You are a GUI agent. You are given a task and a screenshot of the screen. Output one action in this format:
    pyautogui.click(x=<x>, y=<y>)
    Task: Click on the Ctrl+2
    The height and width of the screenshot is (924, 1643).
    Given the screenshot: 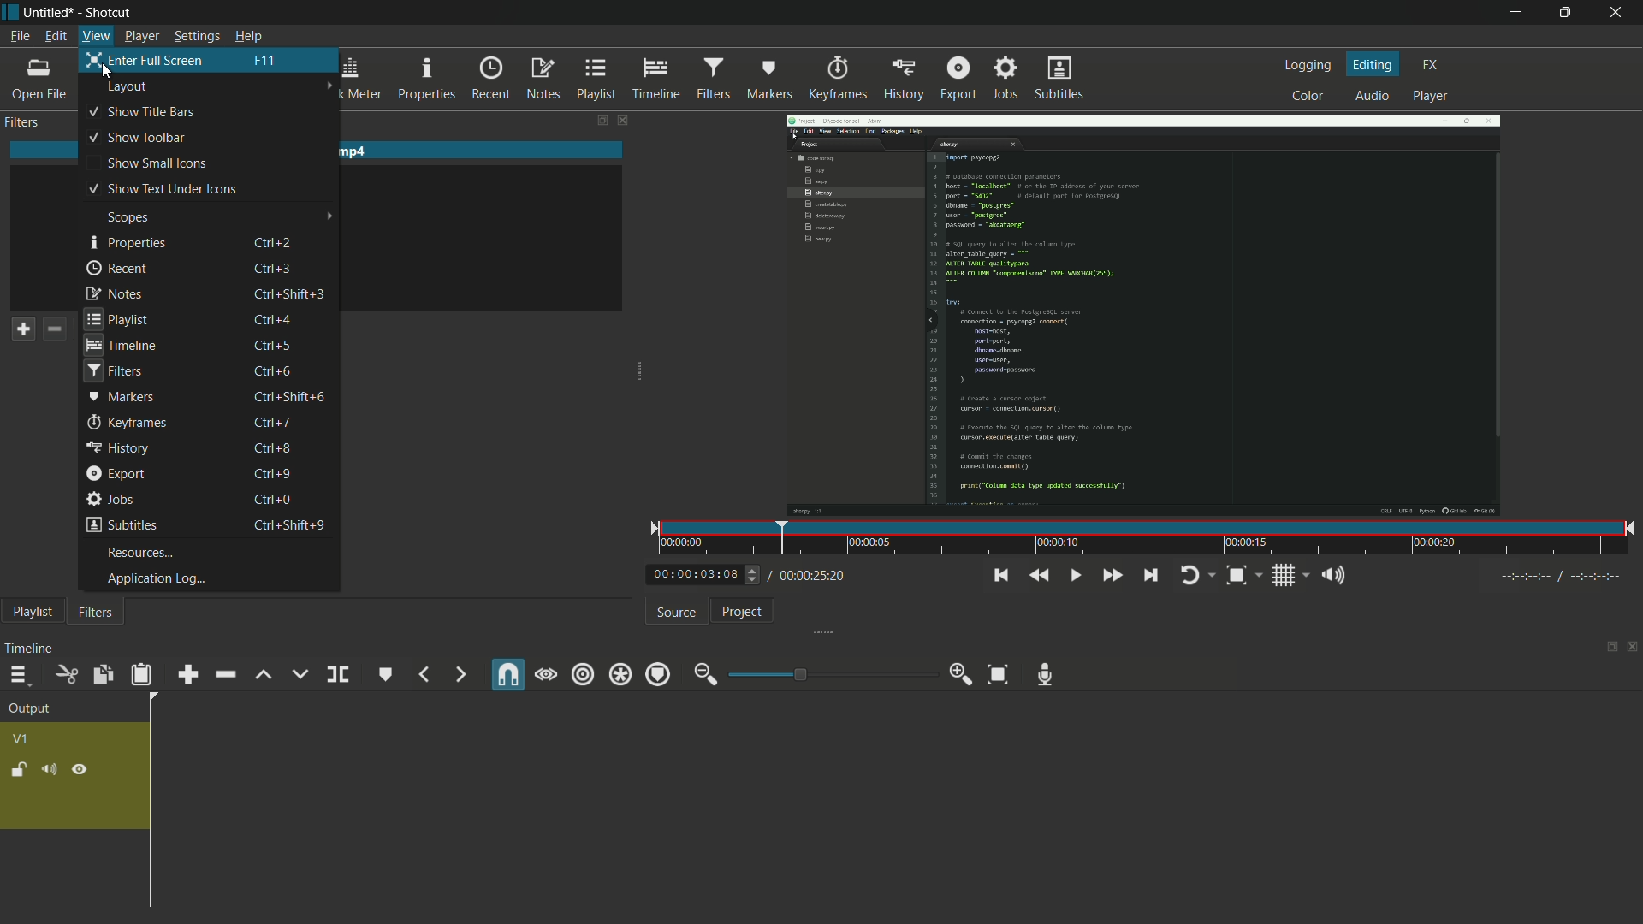 What is the action you would take?
    pyautogui.click(x=273, y=244)
    